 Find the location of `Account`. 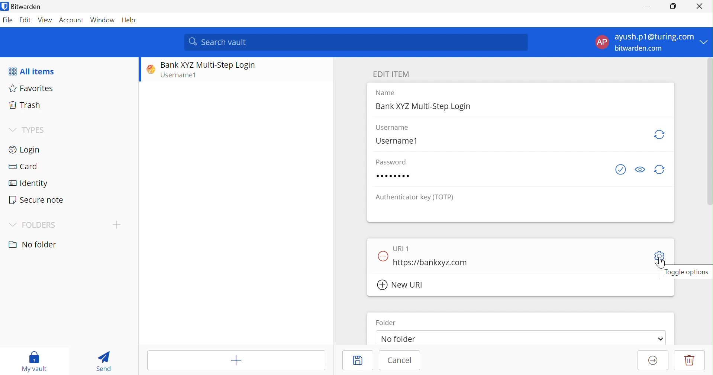

Account is located at coordinates (72, 22).